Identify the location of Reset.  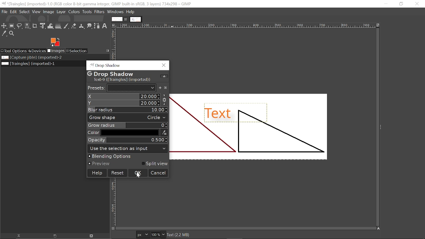
(118, 173).